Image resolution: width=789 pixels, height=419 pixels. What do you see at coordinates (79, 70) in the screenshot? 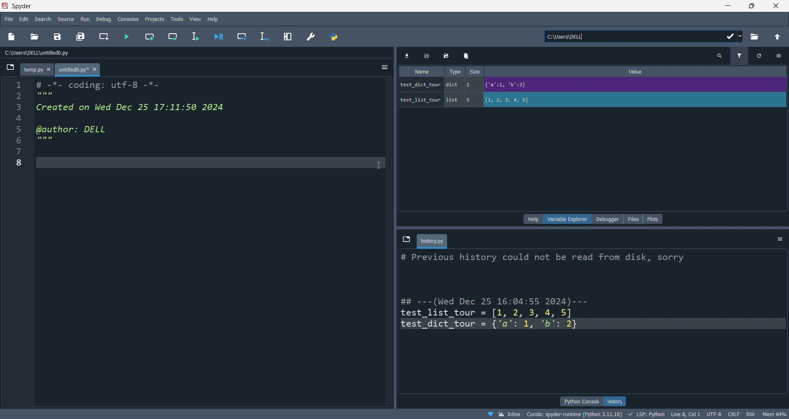
I see `untitled` at bounding box center [79, 70].